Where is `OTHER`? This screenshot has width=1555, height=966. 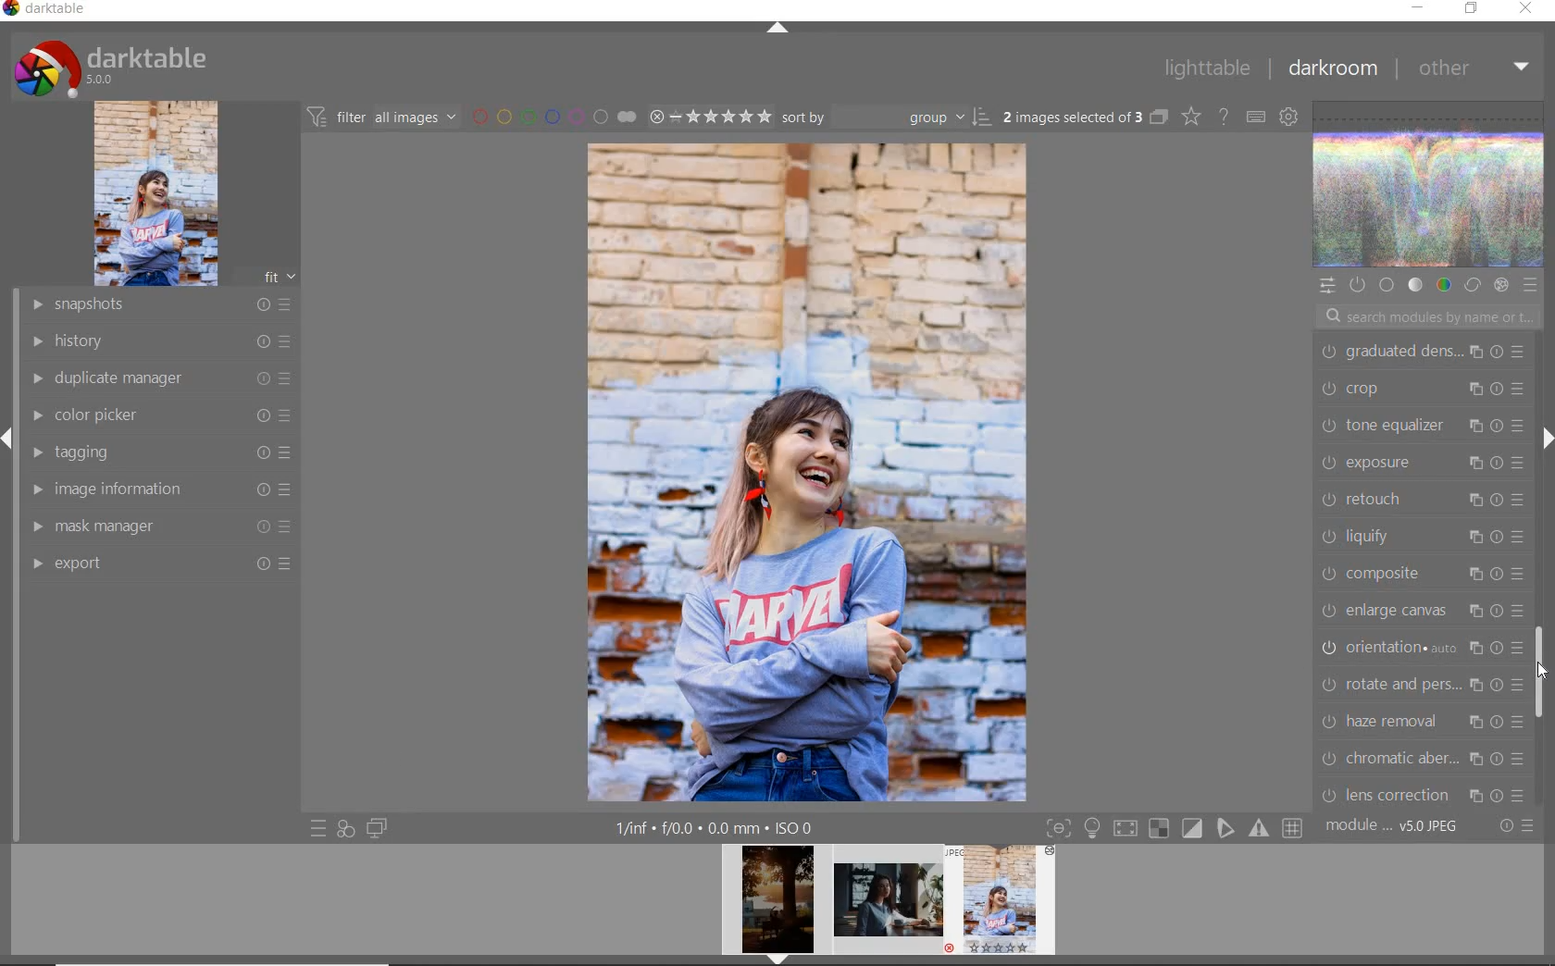 OTHER is located at coordinates (1474, 68).